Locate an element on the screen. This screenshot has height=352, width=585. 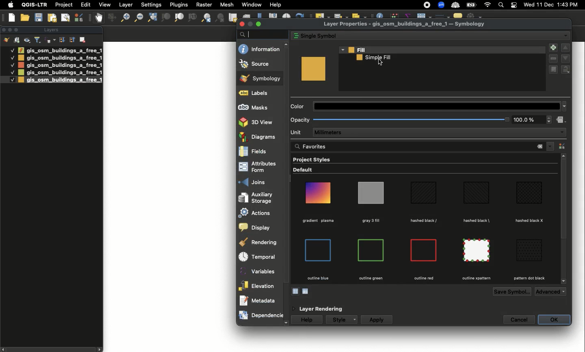
1:1 is located at coordinates (192, 18).